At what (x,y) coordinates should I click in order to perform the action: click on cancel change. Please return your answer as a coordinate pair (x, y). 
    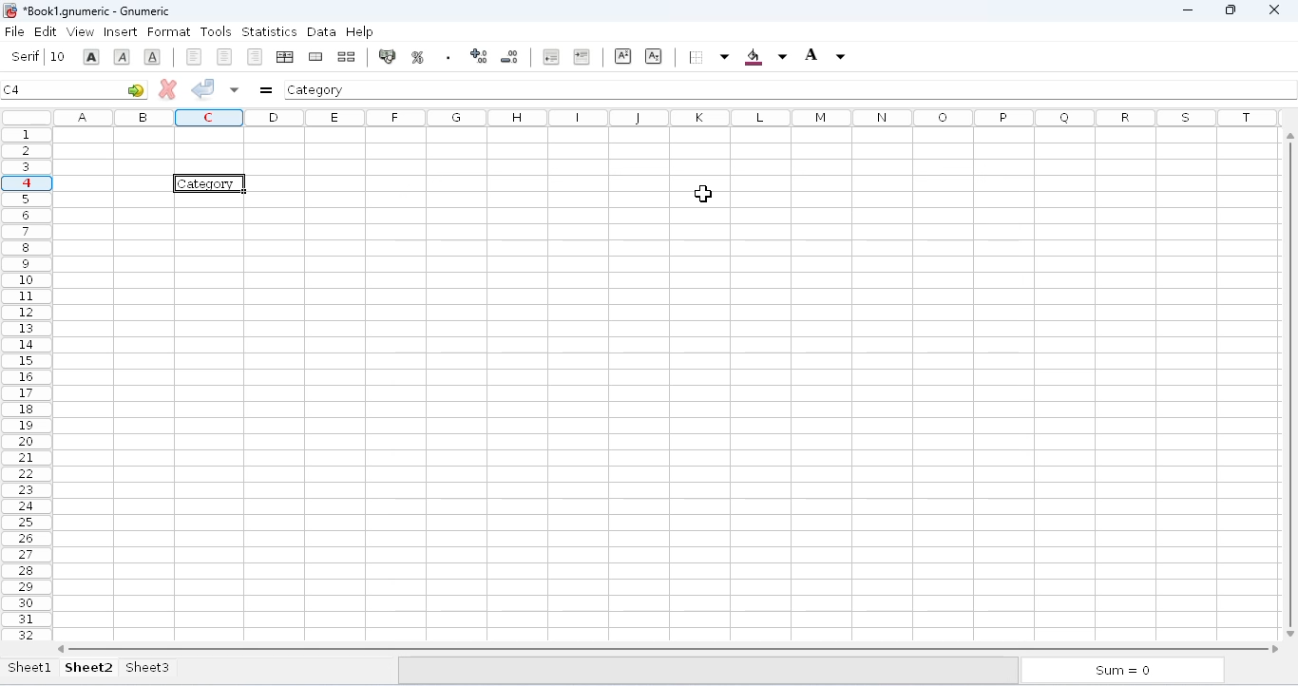
    Looking at the image, I should click on (168, 88).